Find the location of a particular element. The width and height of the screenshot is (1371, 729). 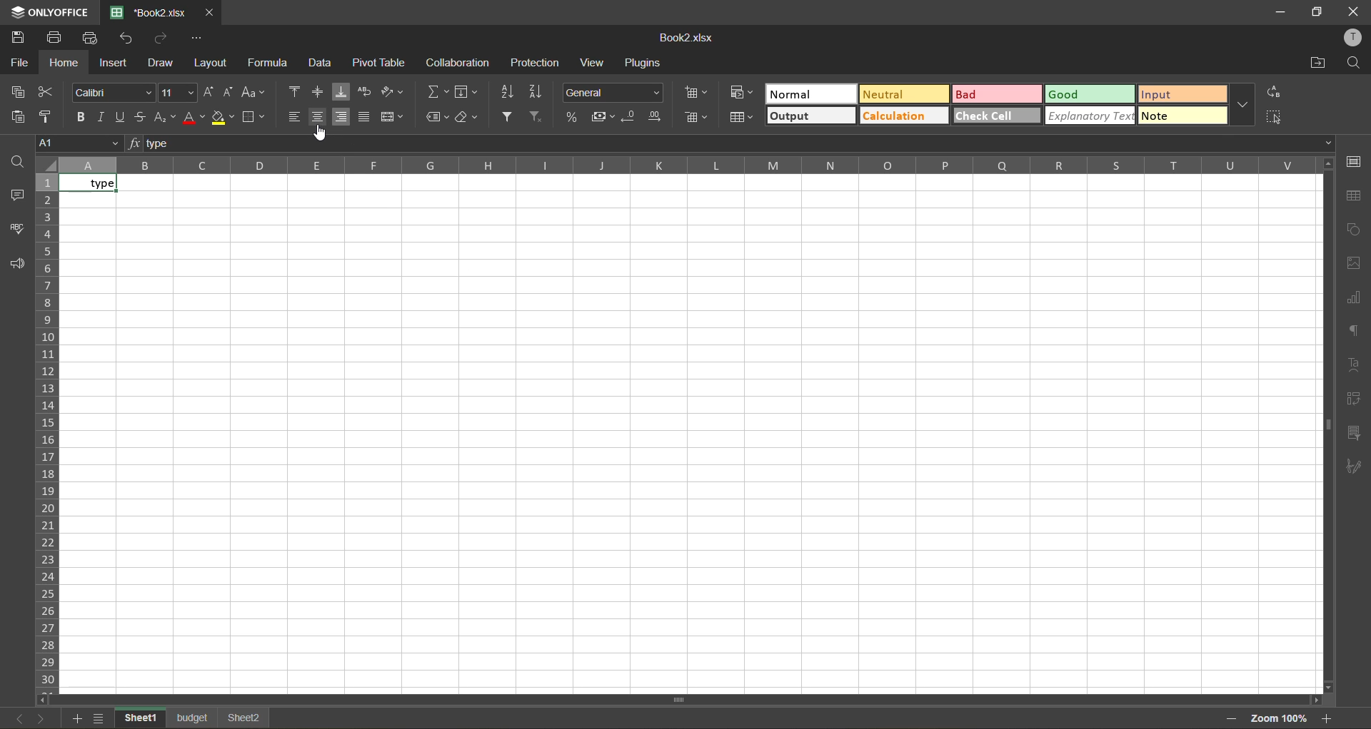

row numbers is located at coordinates (52, 434).